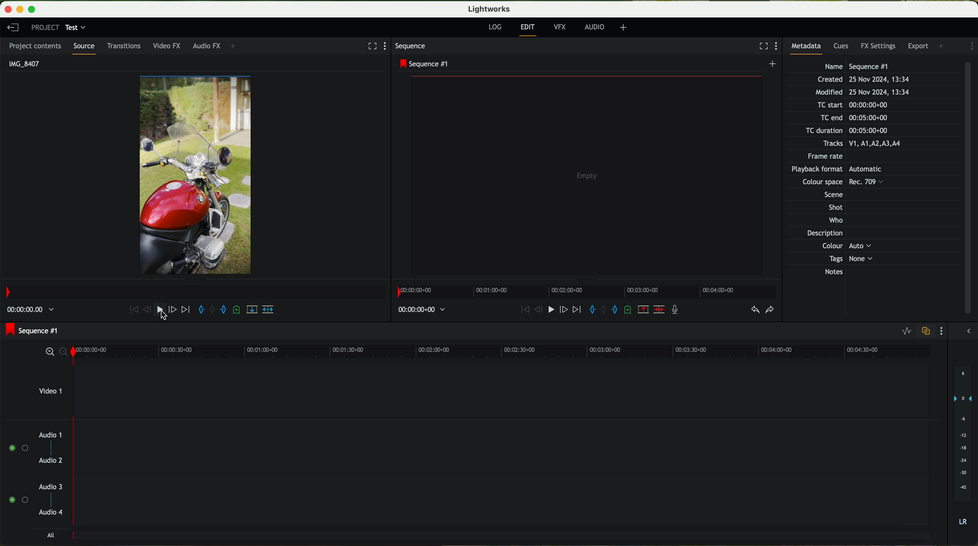  I want to click on audio output level (dB), so click(961, 445).